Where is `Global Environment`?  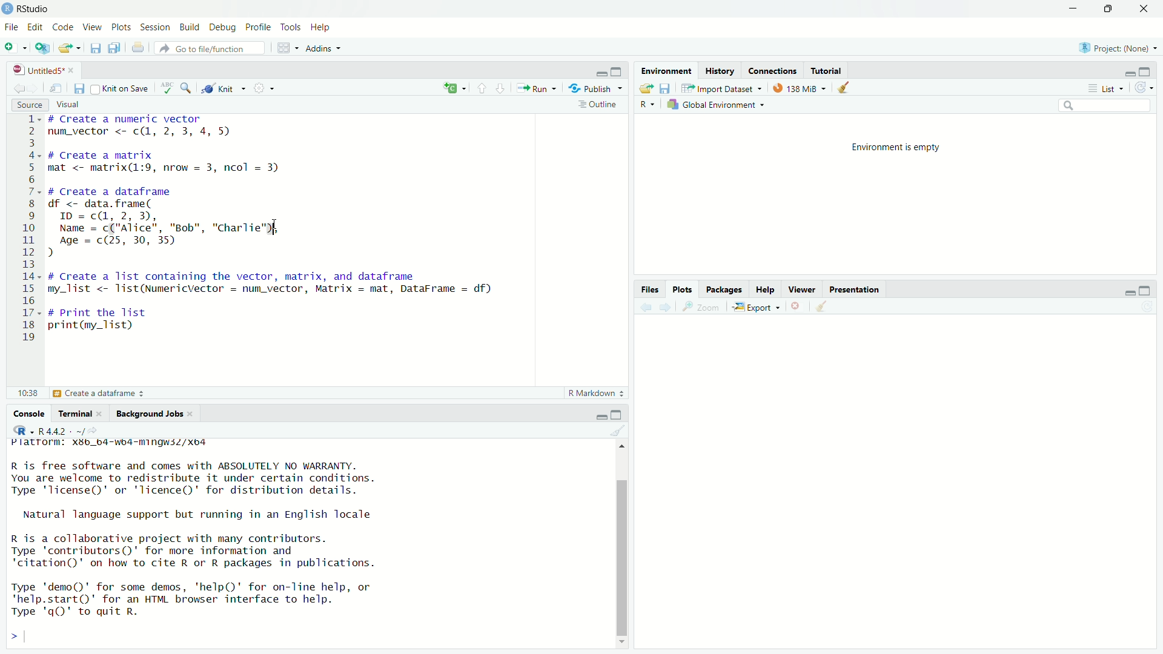
Global Environment is located at coordinates (718, 104).